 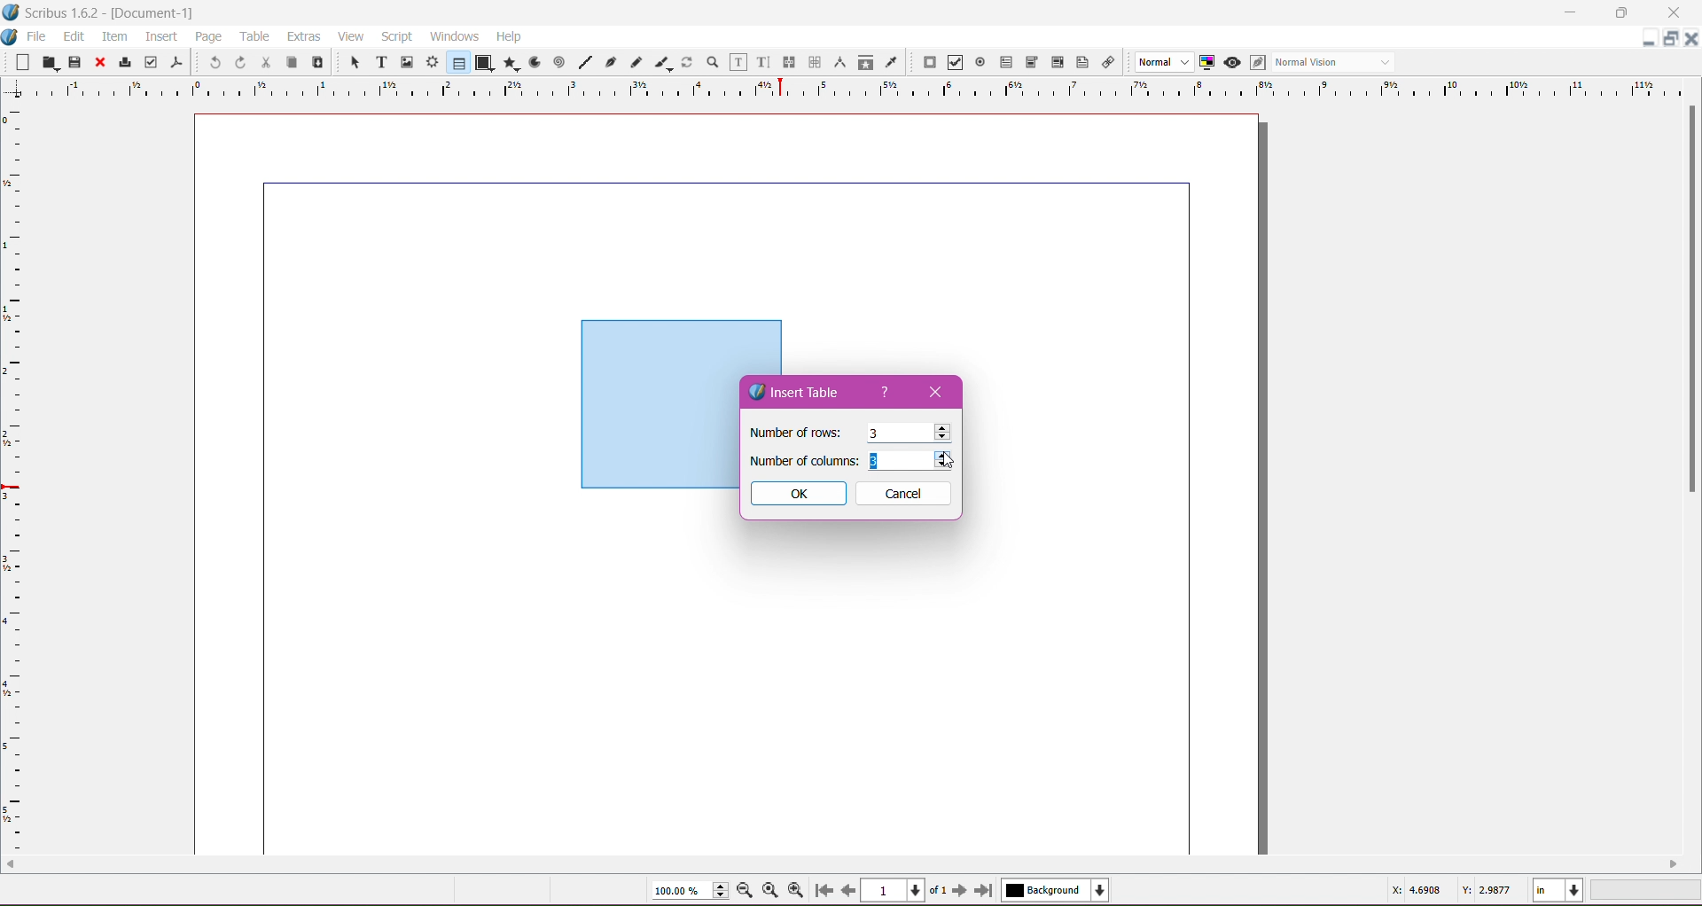 What do you see at coordinates (787, 62) in the screenshot?
I see `Link Text Frames` at bounding box center [787, 62].